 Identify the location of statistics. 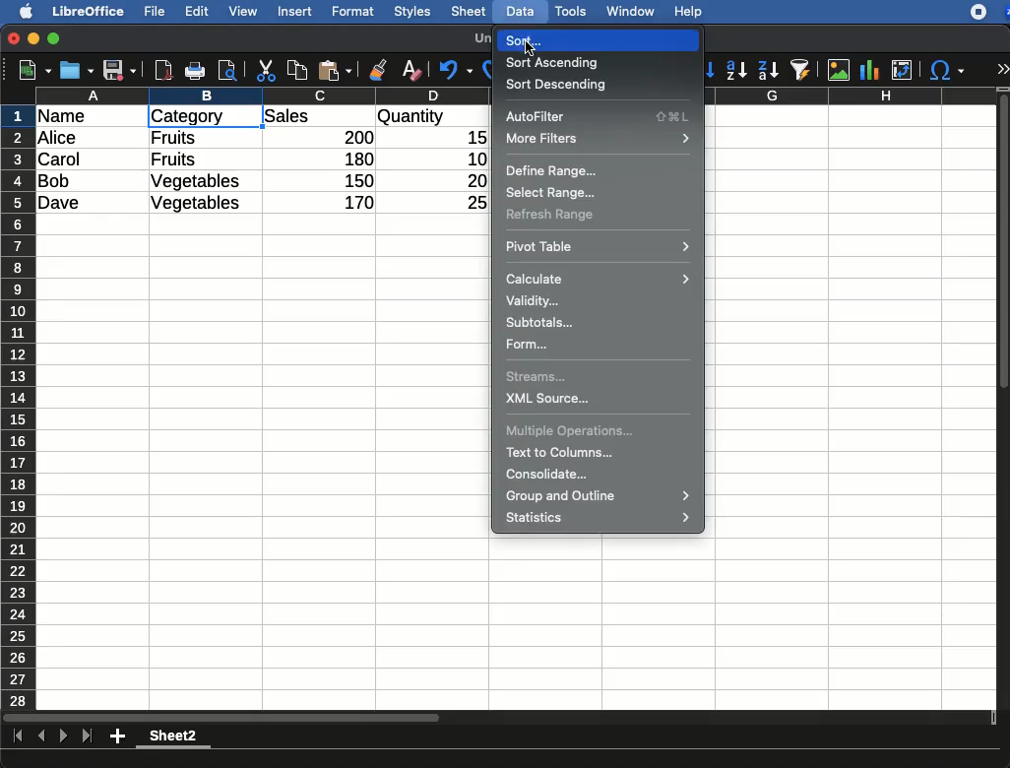
(601, 519).